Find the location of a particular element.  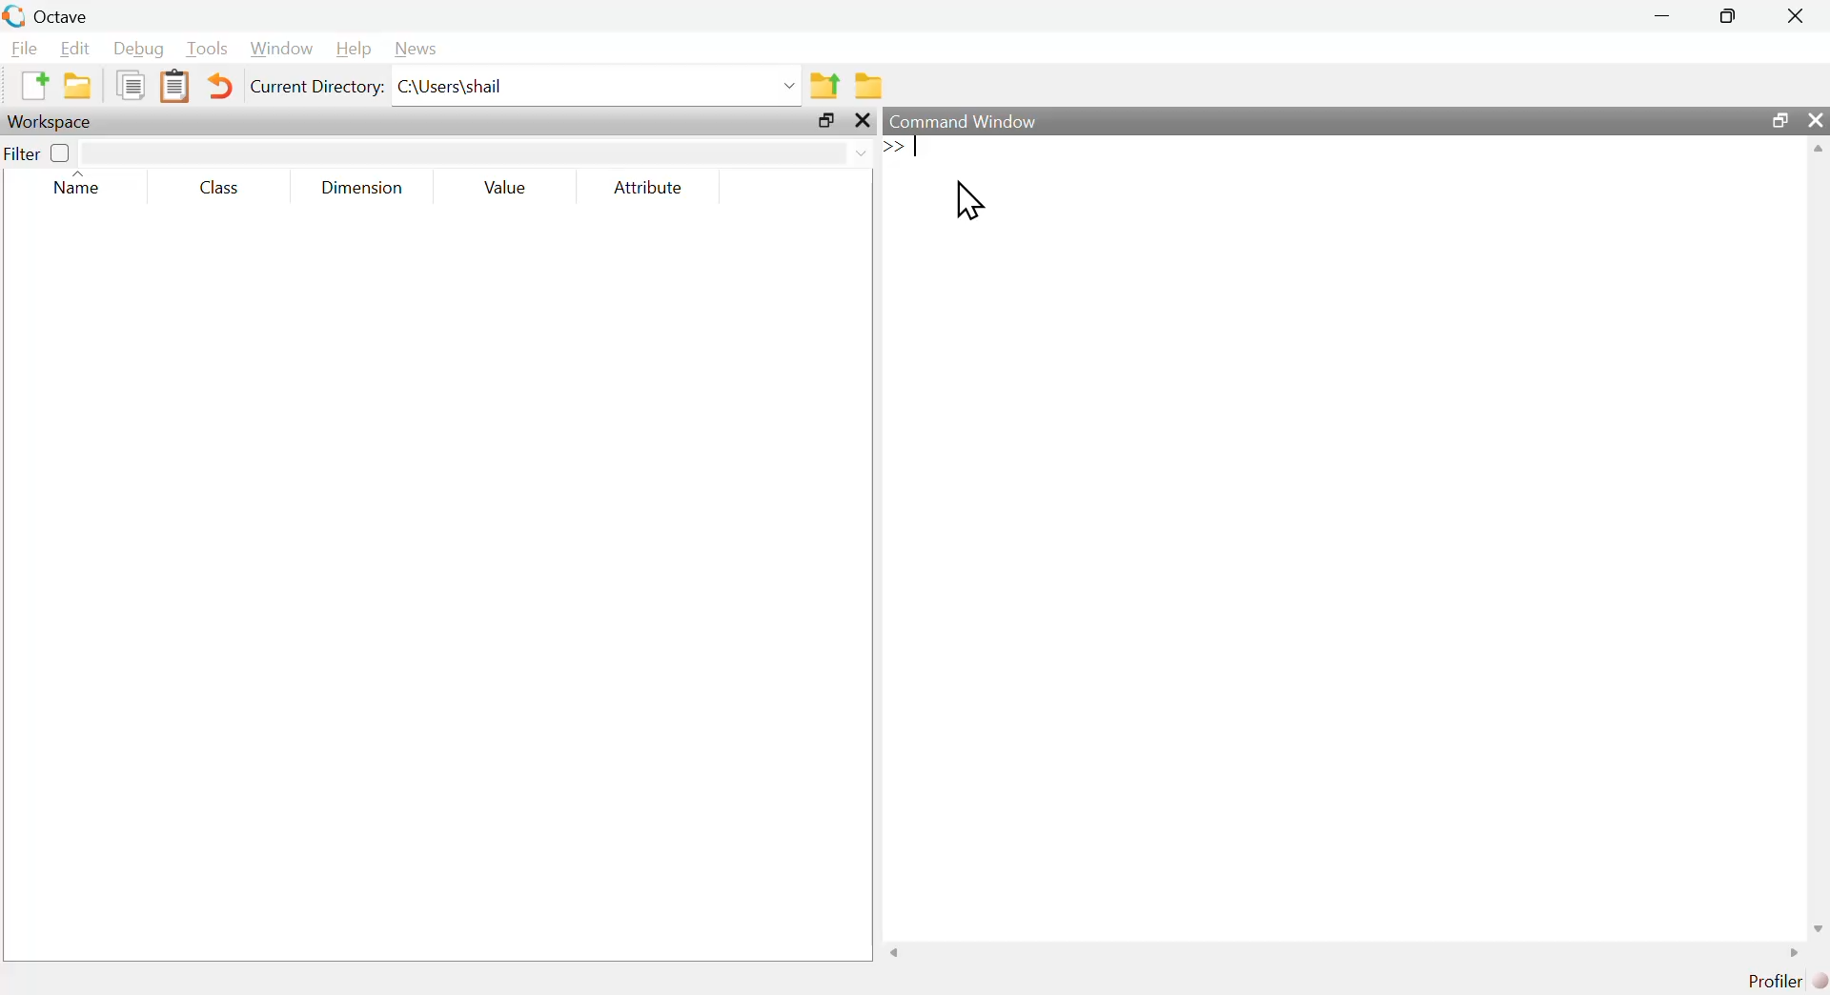

documents is located at coordinates (132, 87).